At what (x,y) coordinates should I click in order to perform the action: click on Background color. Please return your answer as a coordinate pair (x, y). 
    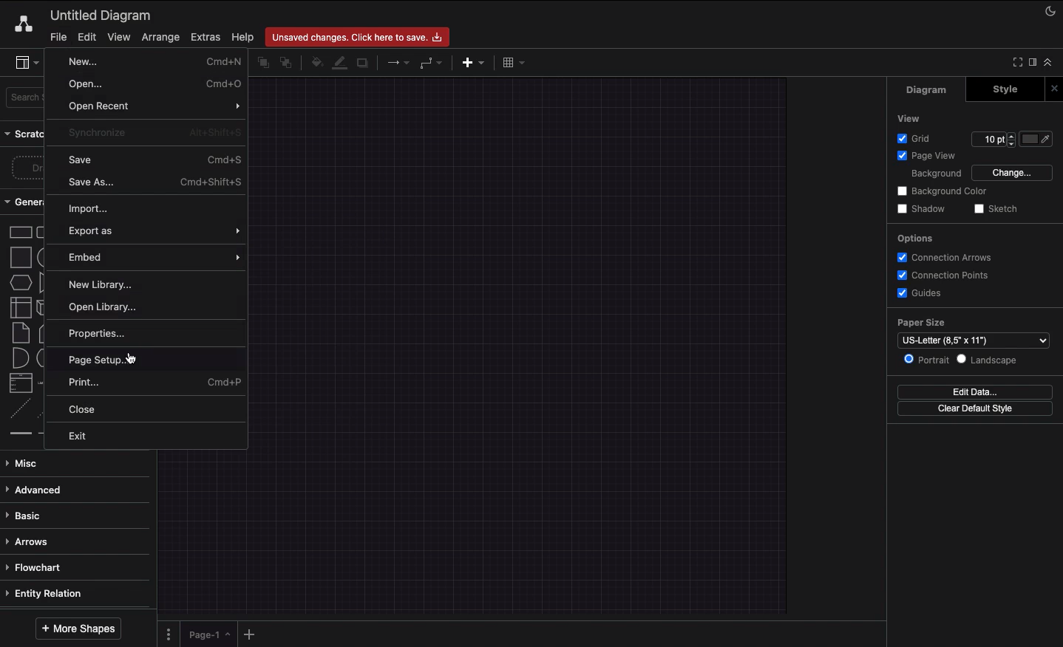
    Looking at the image, I should click on (944, 191).